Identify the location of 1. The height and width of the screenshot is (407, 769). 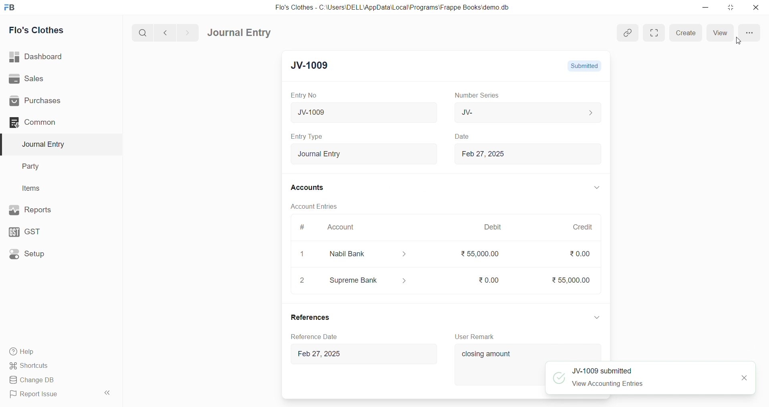
(302, 254).